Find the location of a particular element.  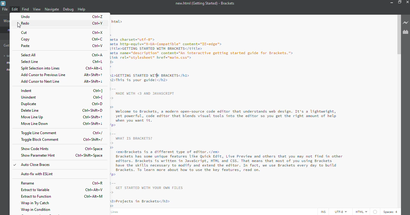

ctrl+shift+up arrow is located at coordinates (93, 117).